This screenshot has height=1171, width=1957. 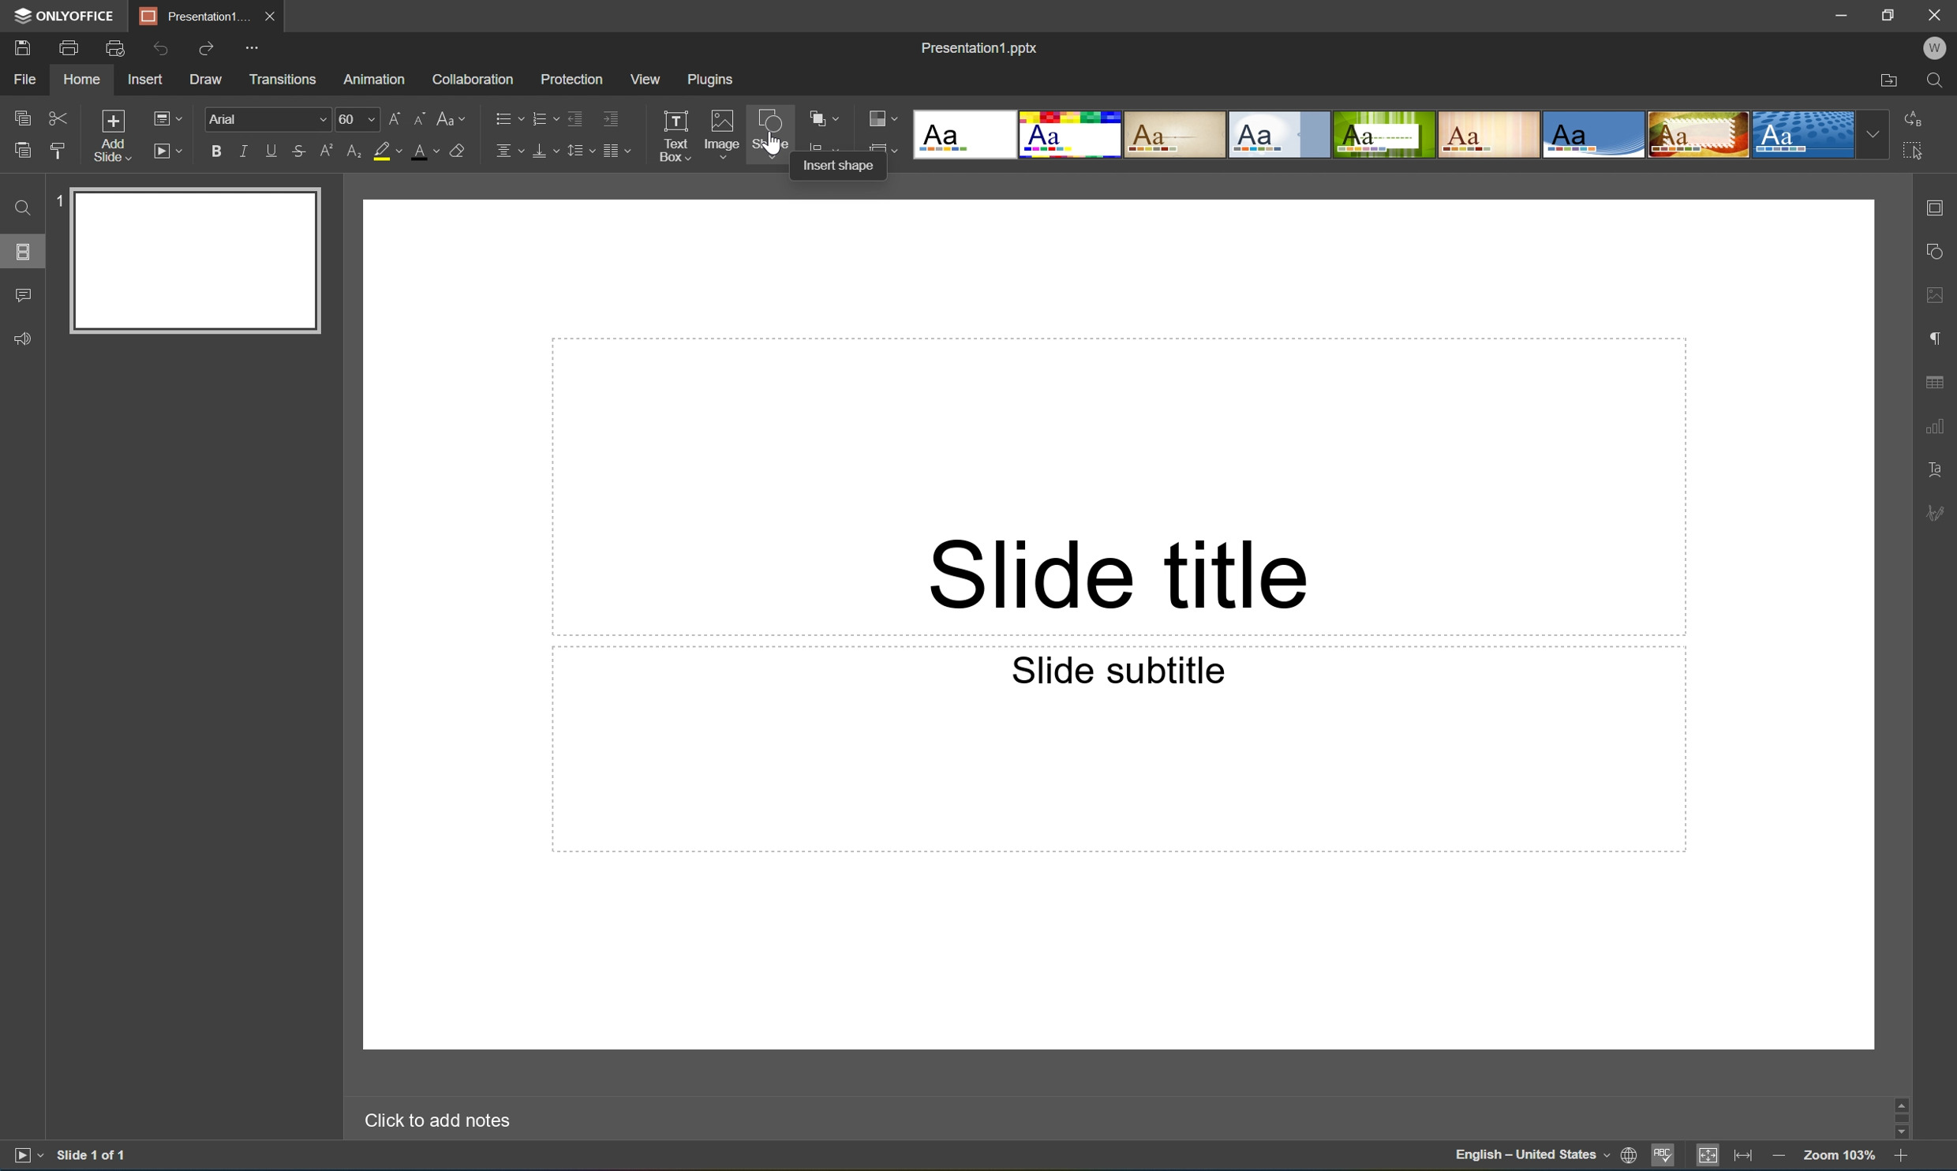 I want to click on Bold, so click(x=214, y=150).